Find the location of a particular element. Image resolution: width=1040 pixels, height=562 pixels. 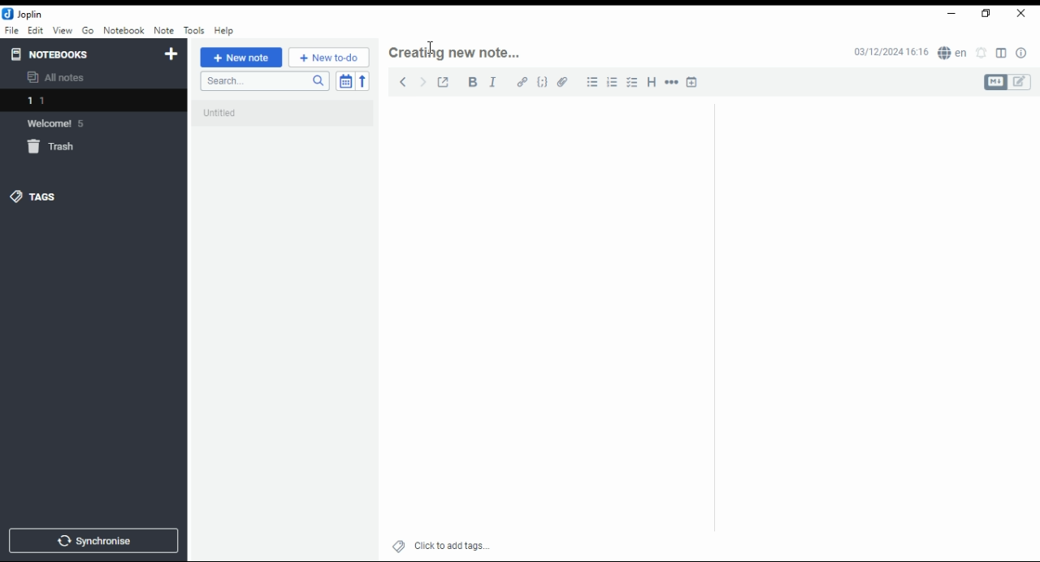

tools is located at coordinates (195, 31).